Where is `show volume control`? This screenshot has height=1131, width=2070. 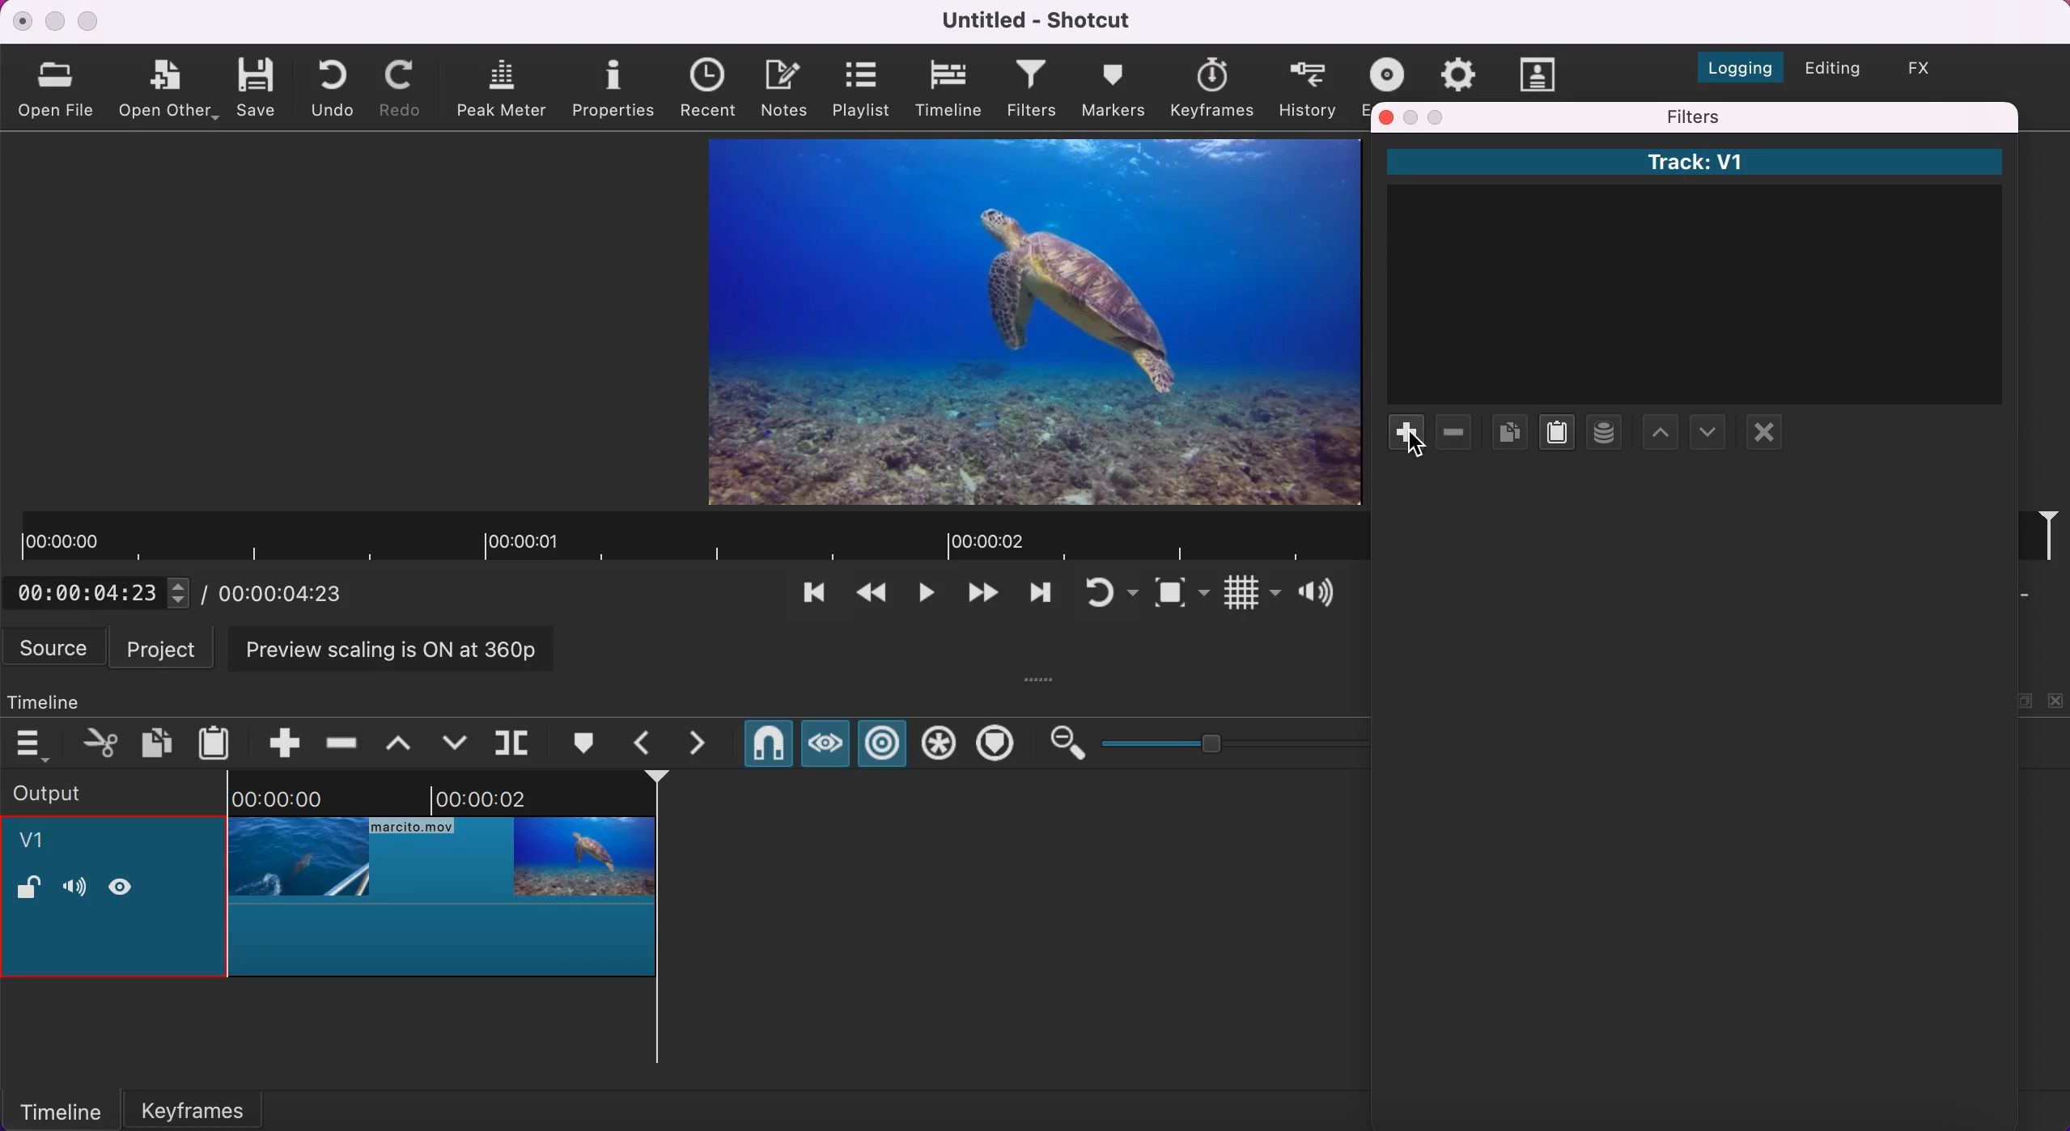 show volume control is located at coordinates (1322, 595).